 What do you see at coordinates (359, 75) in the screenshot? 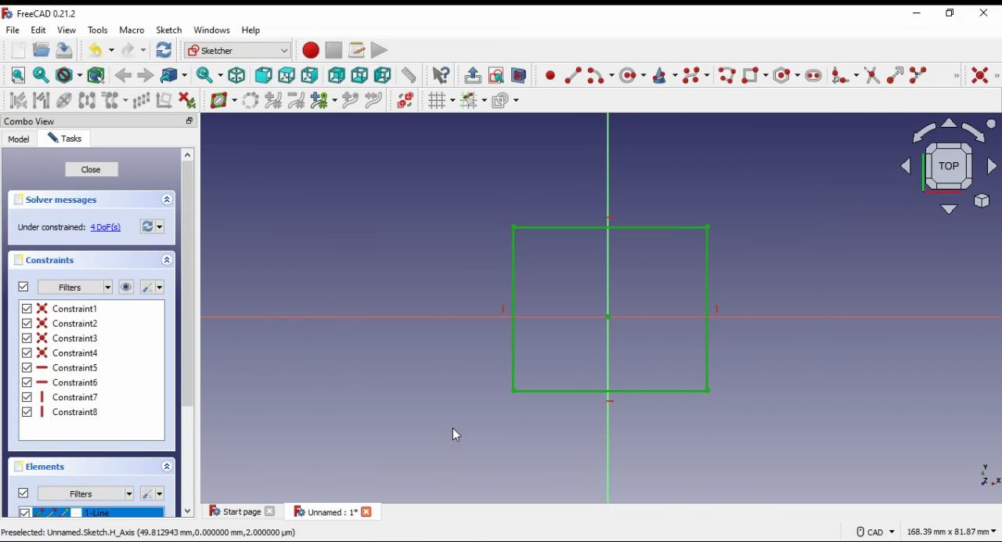
I see `bottom` at bounding box center [359, 75].